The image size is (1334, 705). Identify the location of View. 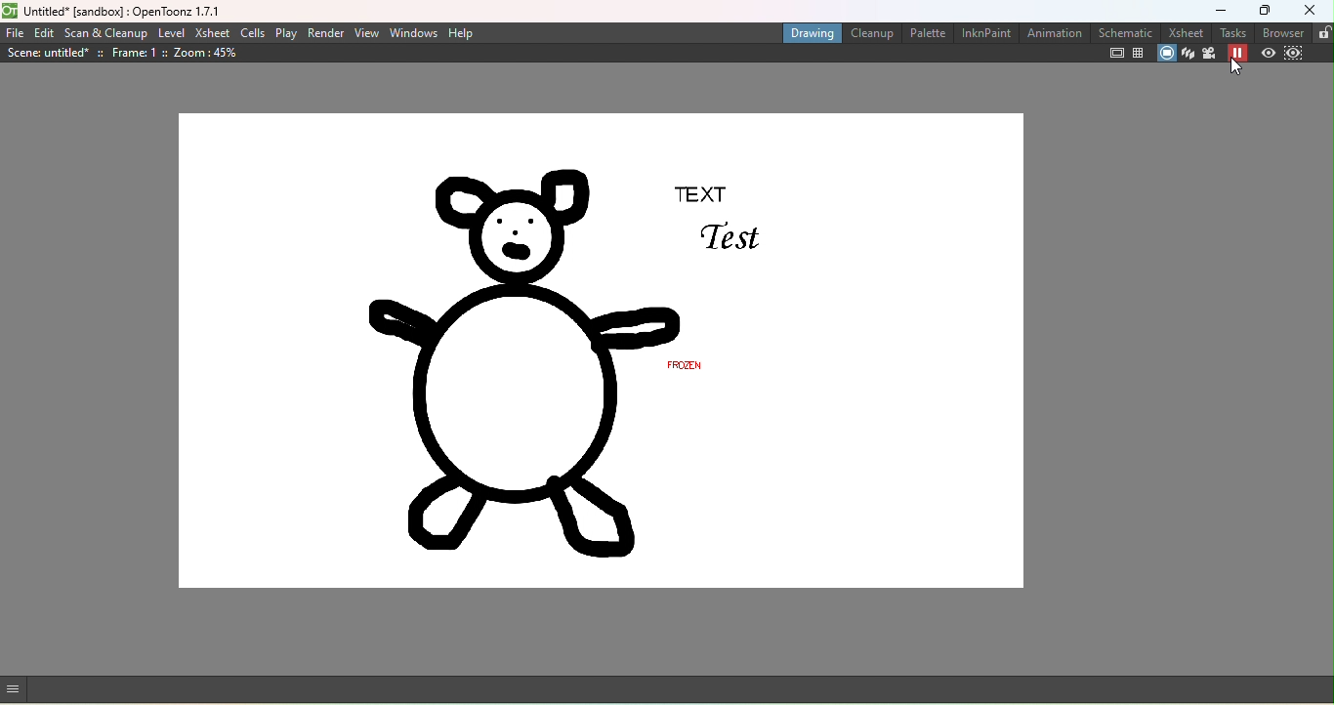
(367, 32).